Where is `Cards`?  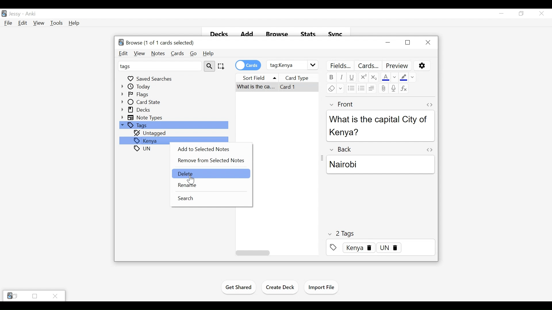
Cards is located at coordinates (177, 54).